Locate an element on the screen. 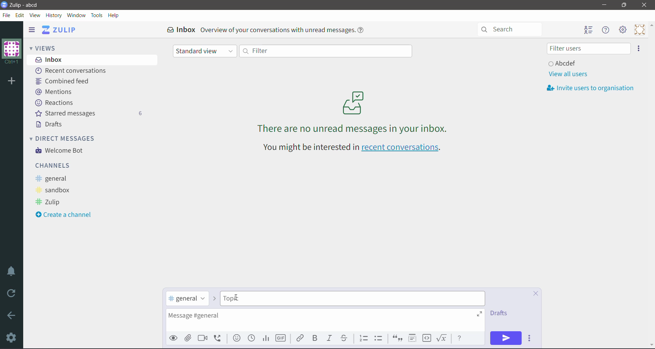 This screenshot has width=655, height=349. Reactions is located at coordinates (56, 103).